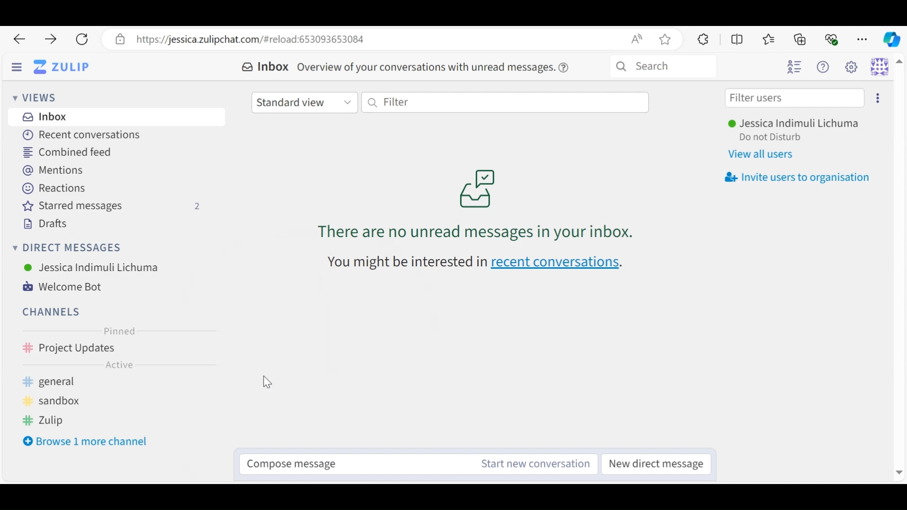 Image resolution: width=907 pixels, height=510 pixels. What do you see at coordinates (880, 66) in the screenshot?
I see `Personal menu` at bounding box center [880, 66].